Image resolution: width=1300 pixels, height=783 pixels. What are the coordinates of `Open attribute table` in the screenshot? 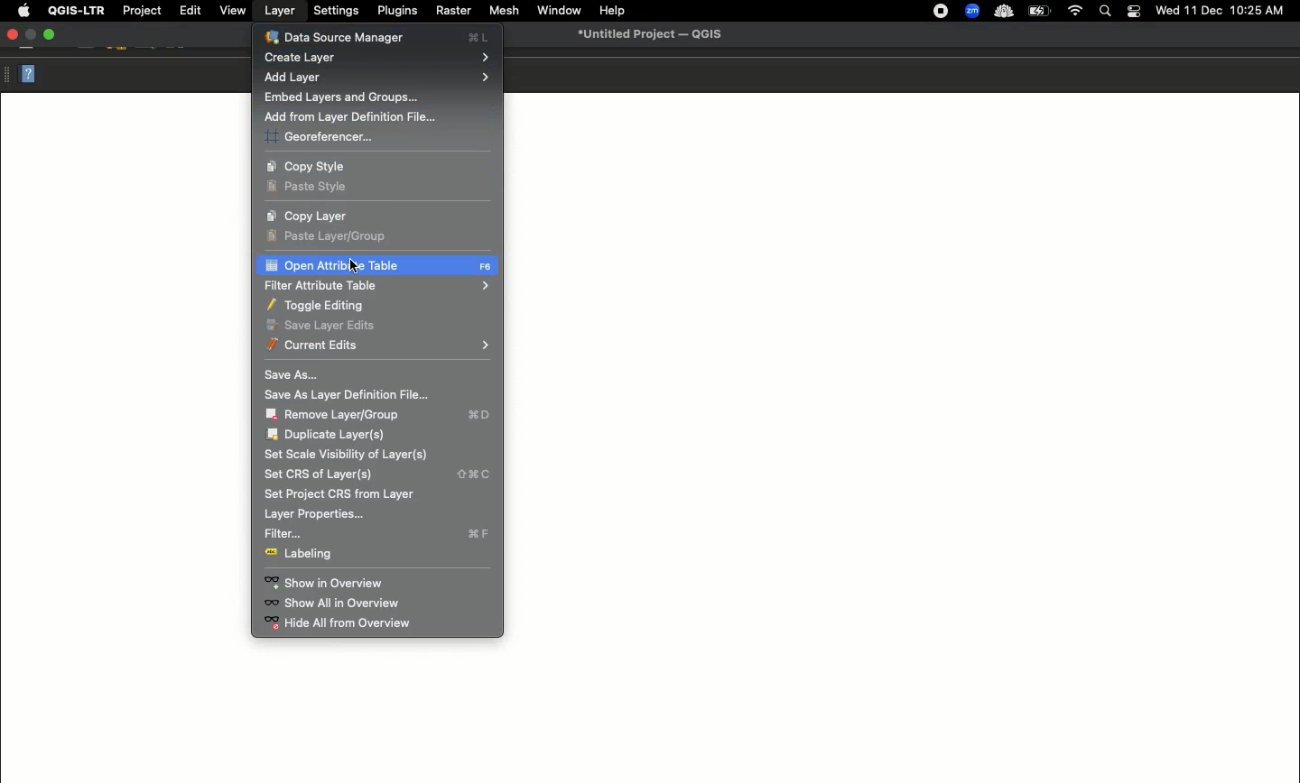 It's located at (376, 267).